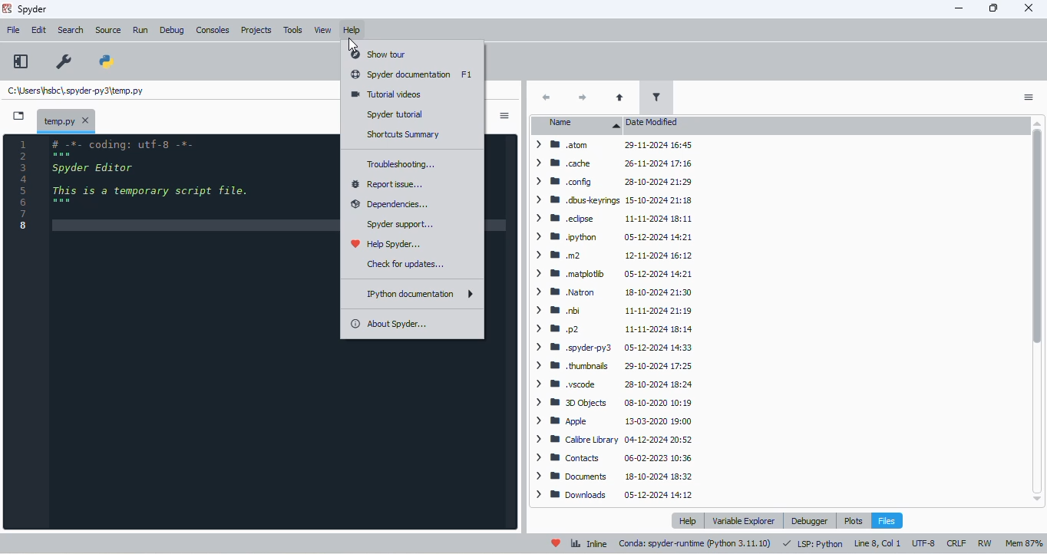 The width and height of the screenshot is (1047, 554). What do you see at coordinates (745, 520) in the screenshot?
I see `variable explorer` at bounding box center [745, 520].